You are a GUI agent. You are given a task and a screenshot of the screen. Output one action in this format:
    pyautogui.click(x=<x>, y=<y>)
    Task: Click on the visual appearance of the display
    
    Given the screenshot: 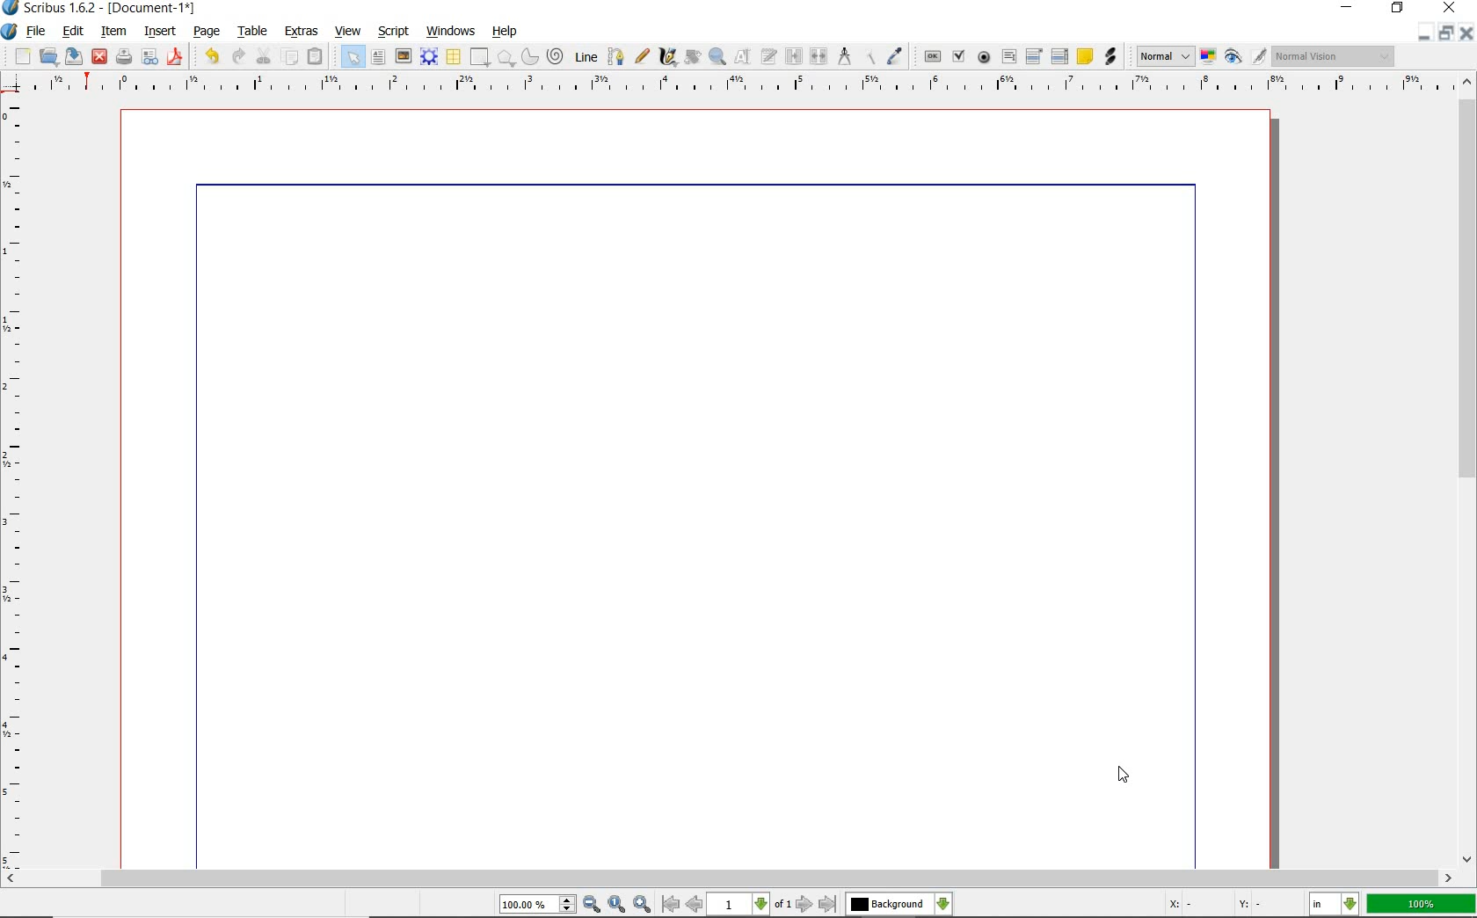 What is the action you would take?
    pyautogui.click(x=1335, y=55)
    